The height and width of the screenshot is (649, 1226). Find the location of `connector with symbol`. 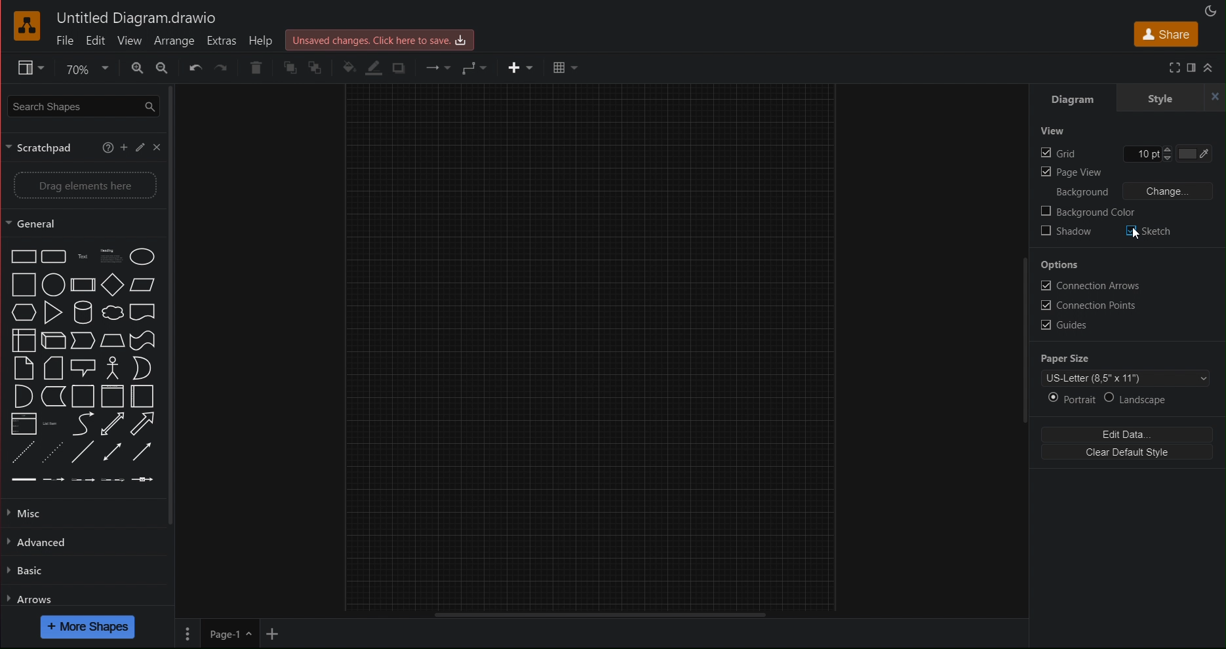

connector with symbol is located at coordinates (144, 482).